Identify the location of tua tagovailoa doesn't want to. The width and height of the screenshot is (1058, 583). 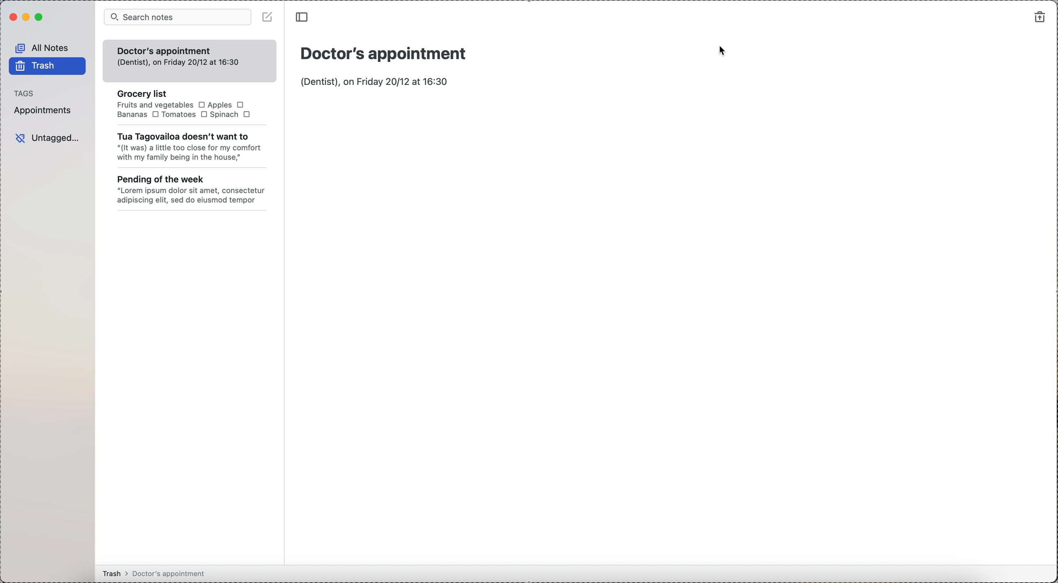
(184, 136).